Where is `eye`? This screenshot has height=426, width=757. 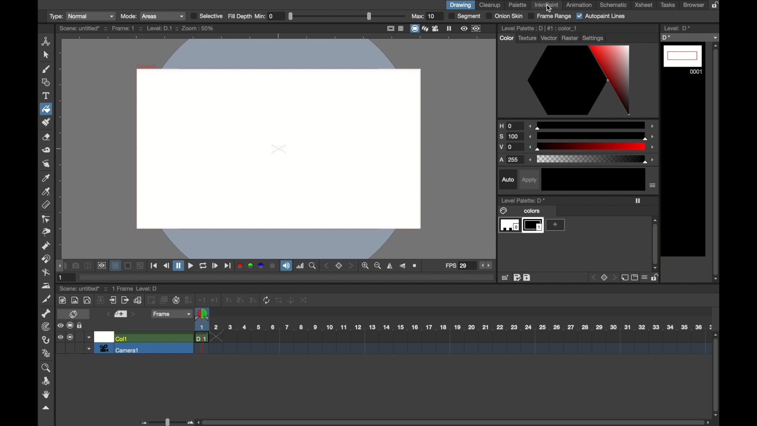 eye is located at coordinates (60, 325).